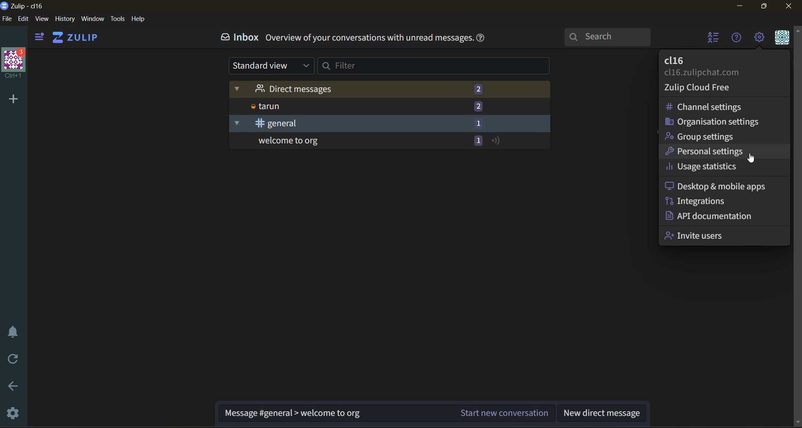 The width and height of the screenshot is (802, 428). I want to click on maximize, so click(762, 7).